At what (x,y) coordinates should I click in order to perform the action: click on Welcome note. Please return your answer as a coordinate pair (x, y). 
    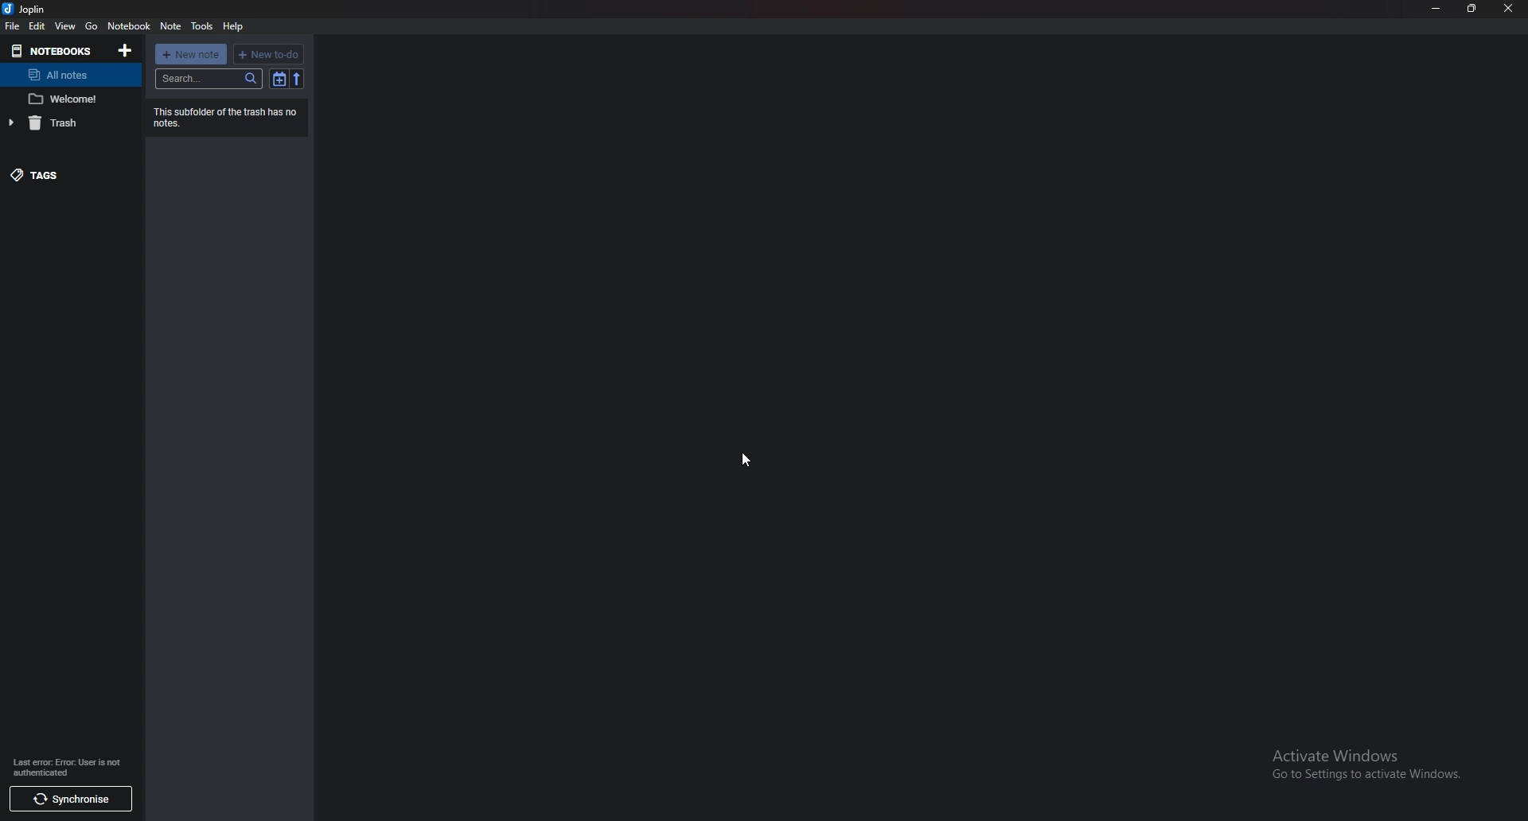
    Looking at the image, I should click on (68, 99).